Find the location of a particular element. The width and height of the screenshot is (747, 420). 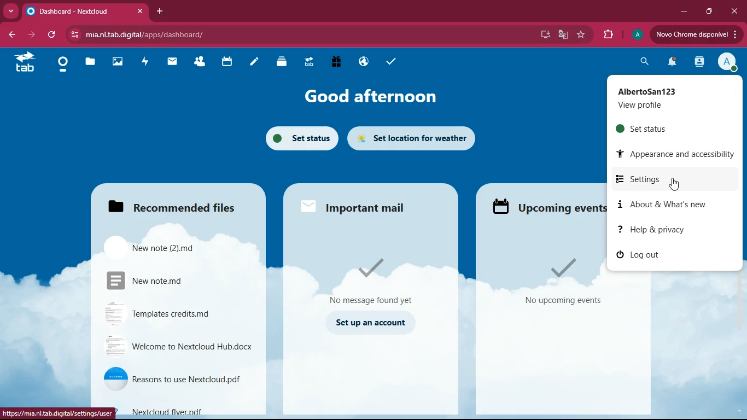

google translate is located at coordinates (563, 35).